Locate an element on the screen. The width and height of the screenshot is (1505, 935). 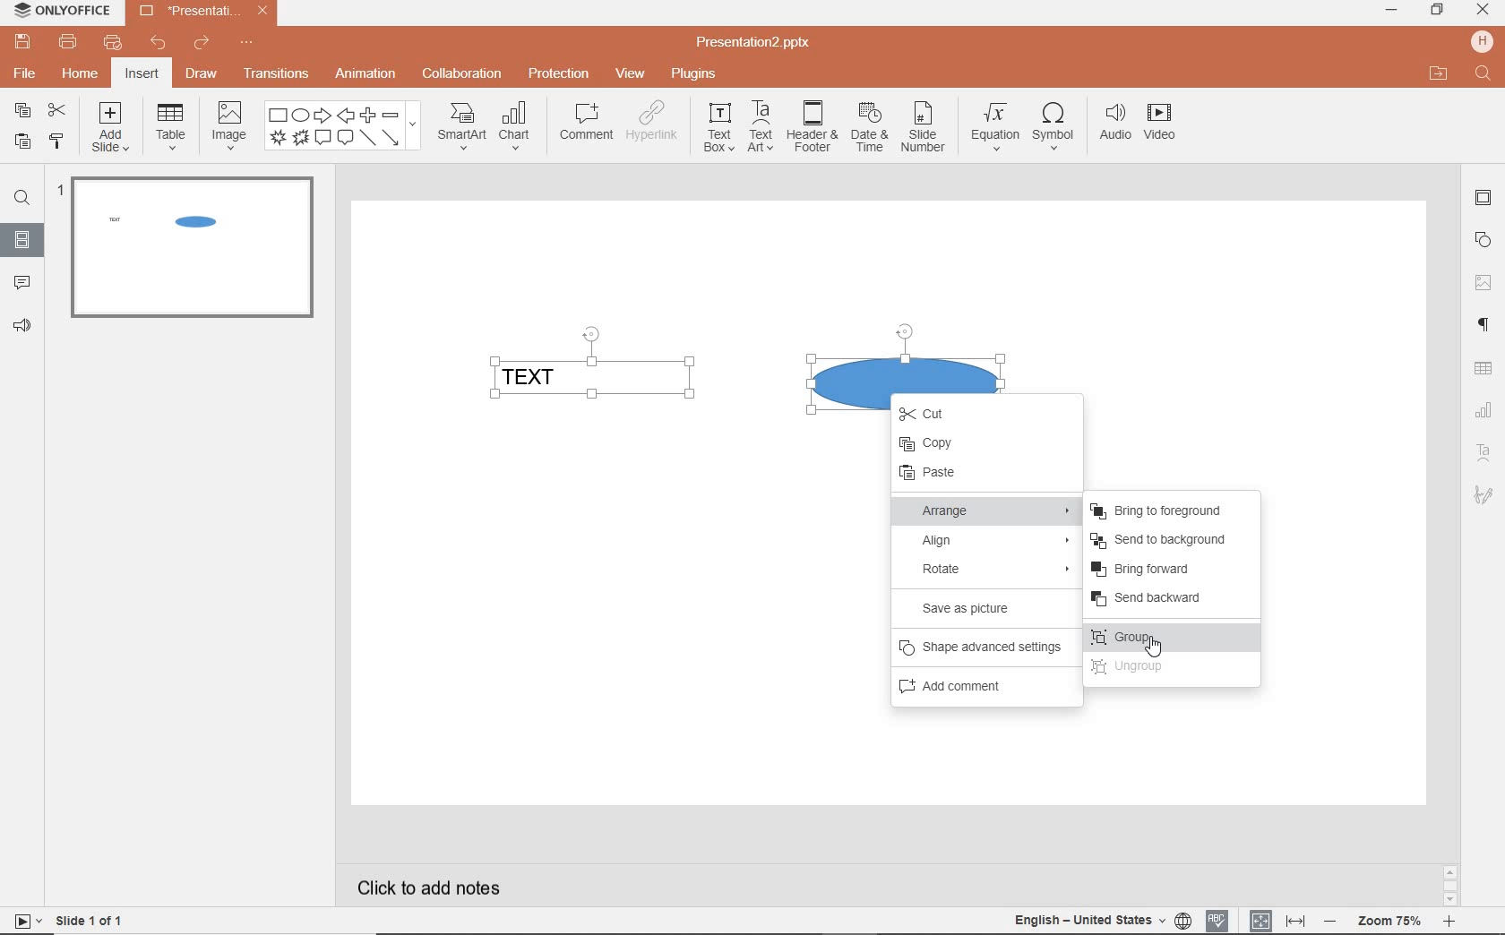
SLIDE 1 OF 1 is located at coordinates (70, 920).